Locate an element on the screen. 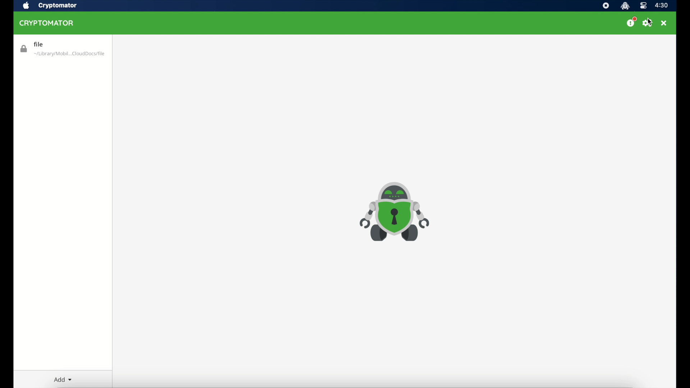 This screenshot has width=690, height=388. screen recorder icon is located at coordinates (606, 6).